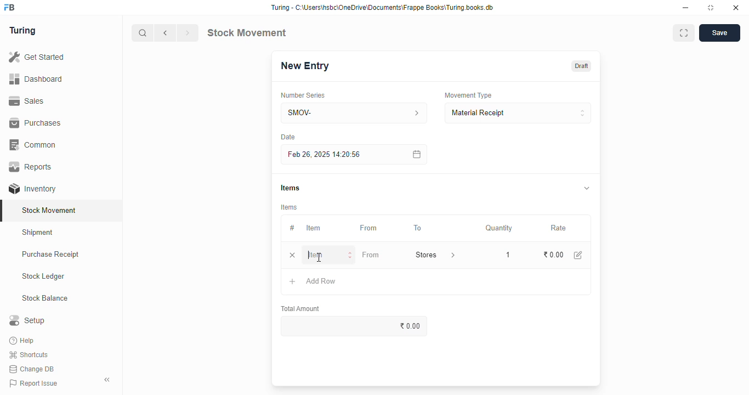  Describe the element at coordinates (293, 282) in the screenshot. I see `add` at that location.